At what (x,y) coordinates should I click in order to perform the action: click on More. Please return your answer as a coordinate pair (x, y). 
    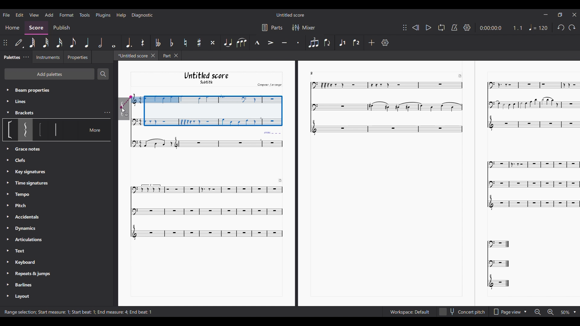
    Looking at the image, I should click on (96, 129).